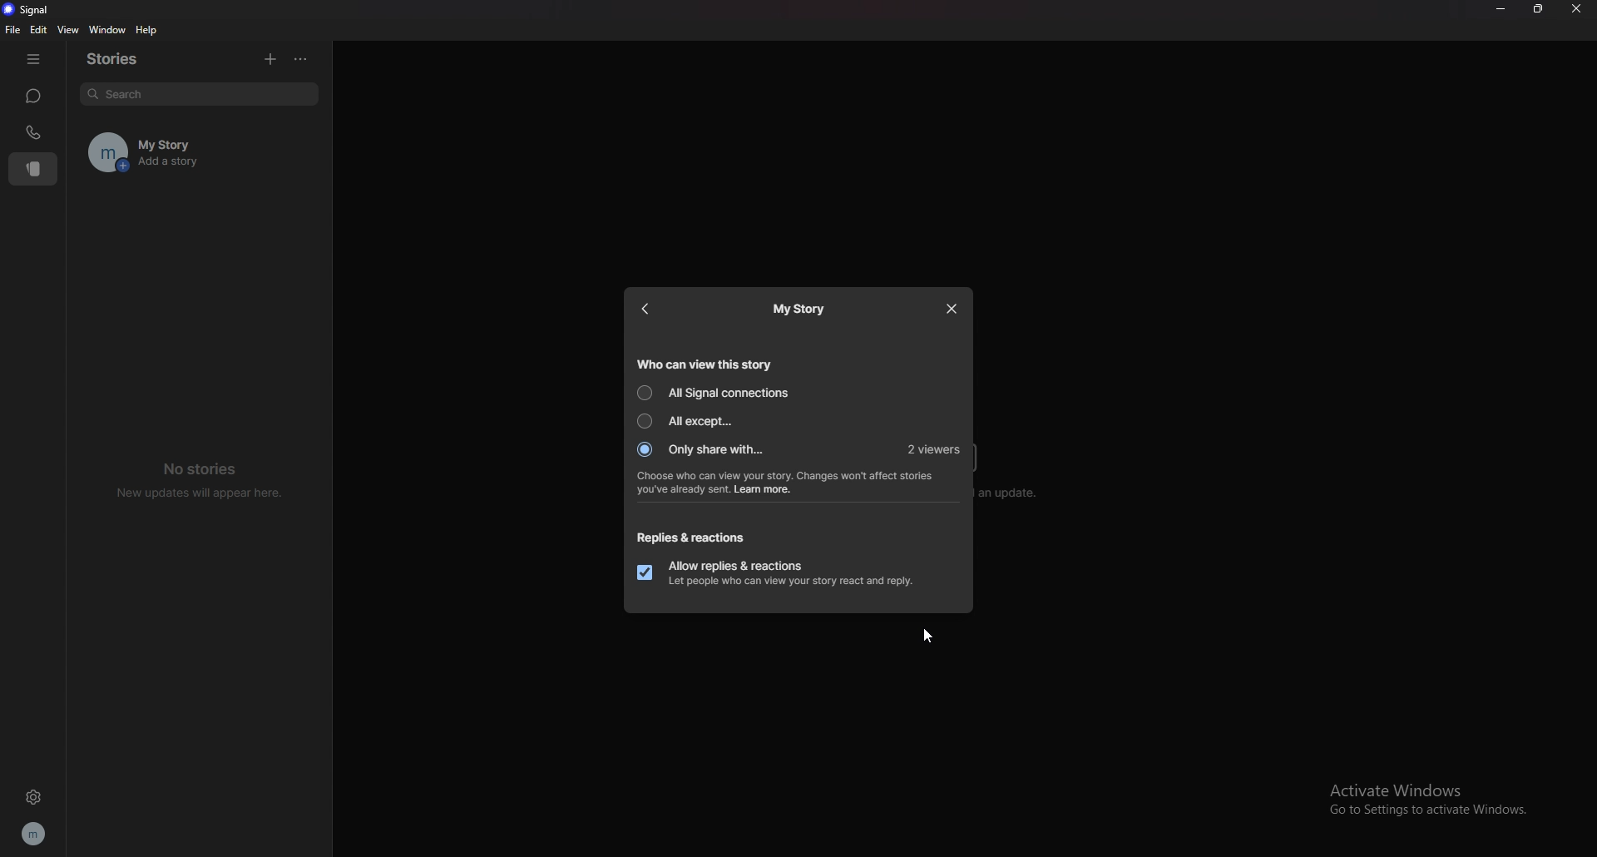 Image resolution: width=1597 pixels, height=857 pixels. What do you see at coordinates (691, 420) in the screenshot?
I see `all ecept` at bounding box center [691, 420].